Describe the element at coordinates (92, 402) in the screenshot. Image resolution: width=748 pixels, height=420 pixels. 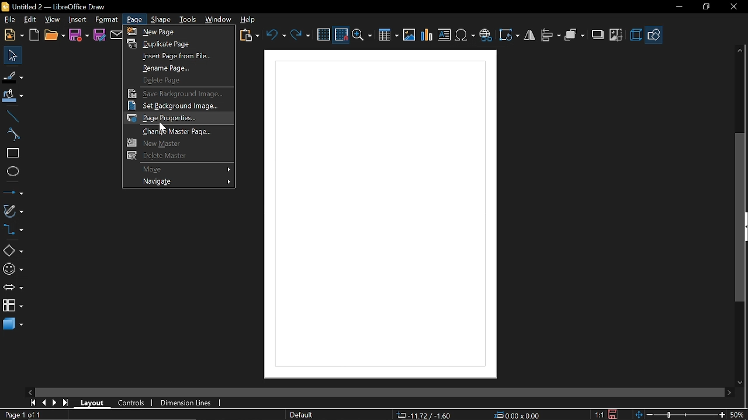
I see `Layout` at that location.